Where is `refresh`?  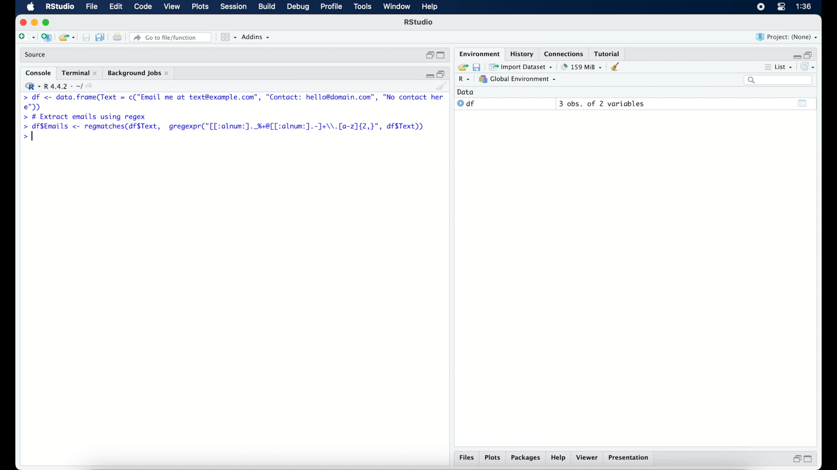
refresh is located at coordinates (810, 67).